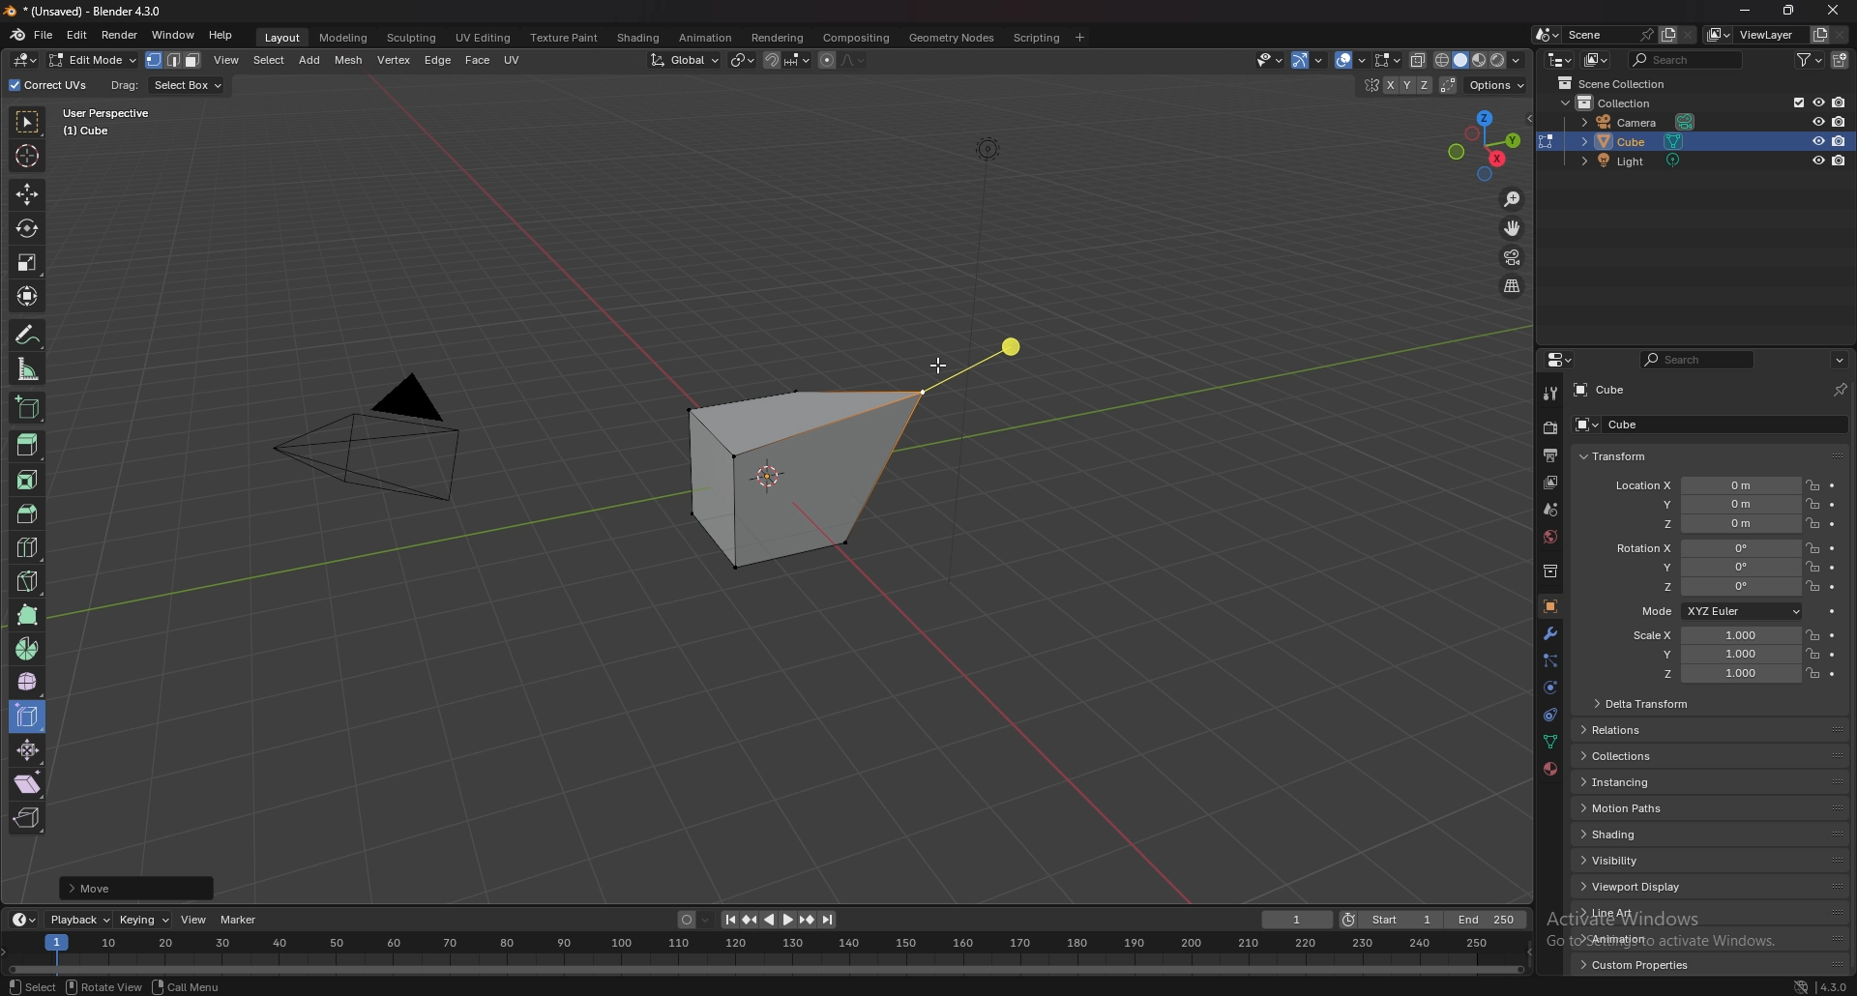  Describe the element at coordinates (853, 60) in the screenshot. I see `proportional editing falloff` at that location.